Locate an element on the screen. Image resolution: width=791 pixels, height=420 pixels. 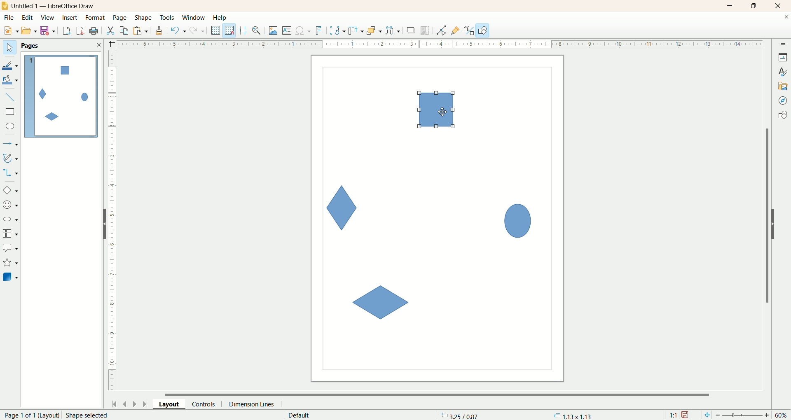
ellipse is located at coordinates (11, 127).